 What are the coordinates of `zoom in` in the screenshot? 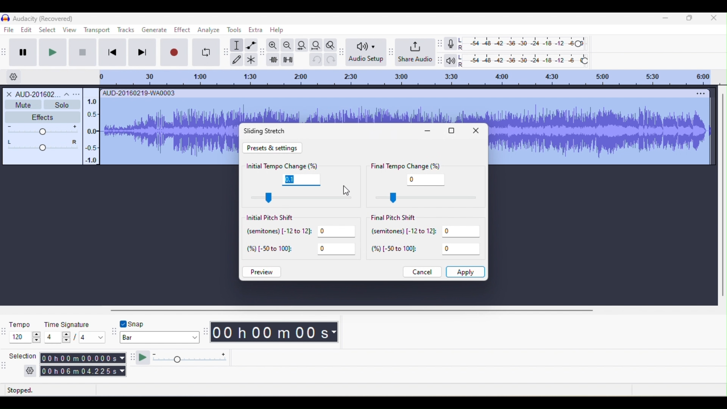 It's located at (273, 45).